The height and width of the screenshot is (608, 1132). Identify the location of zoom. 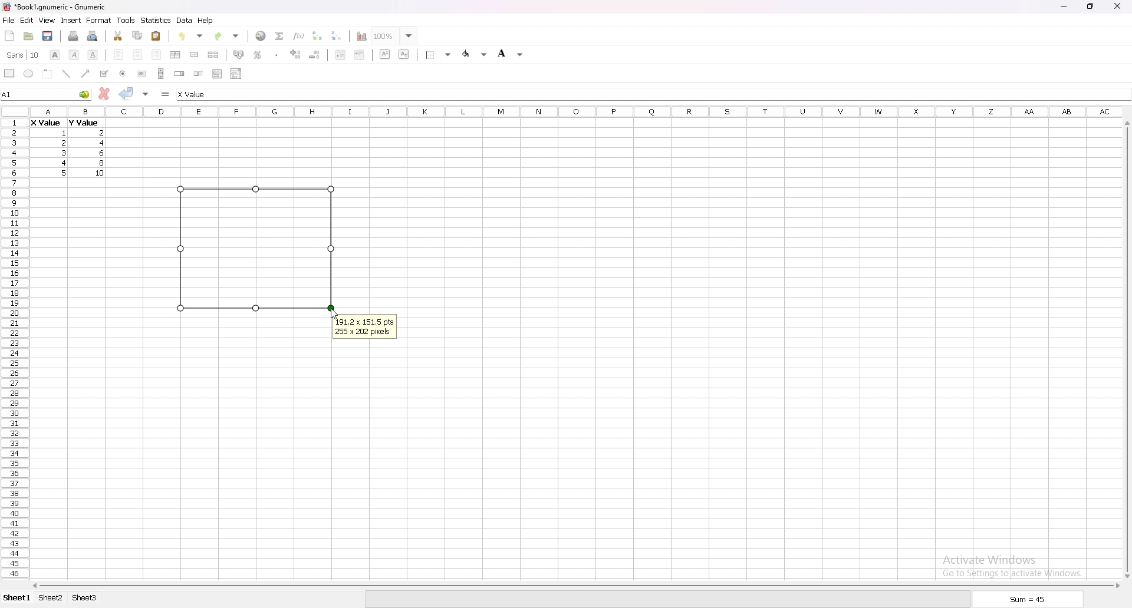
(394, 35).